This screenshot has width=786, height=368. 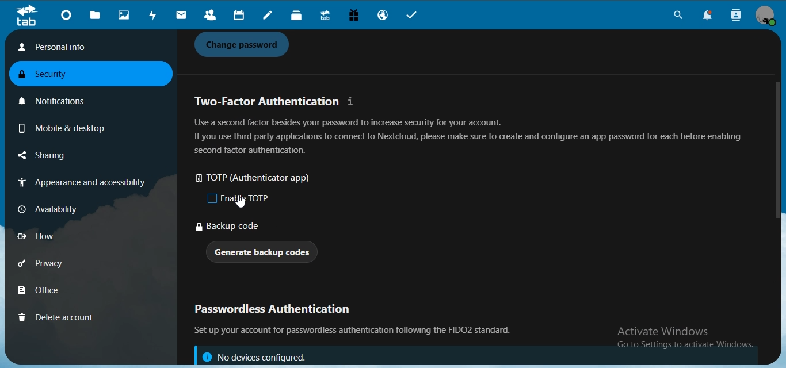 What do you see at coordinates (299, 16) in the screenshot?
I see `deck` at bounding box center [299, 16].